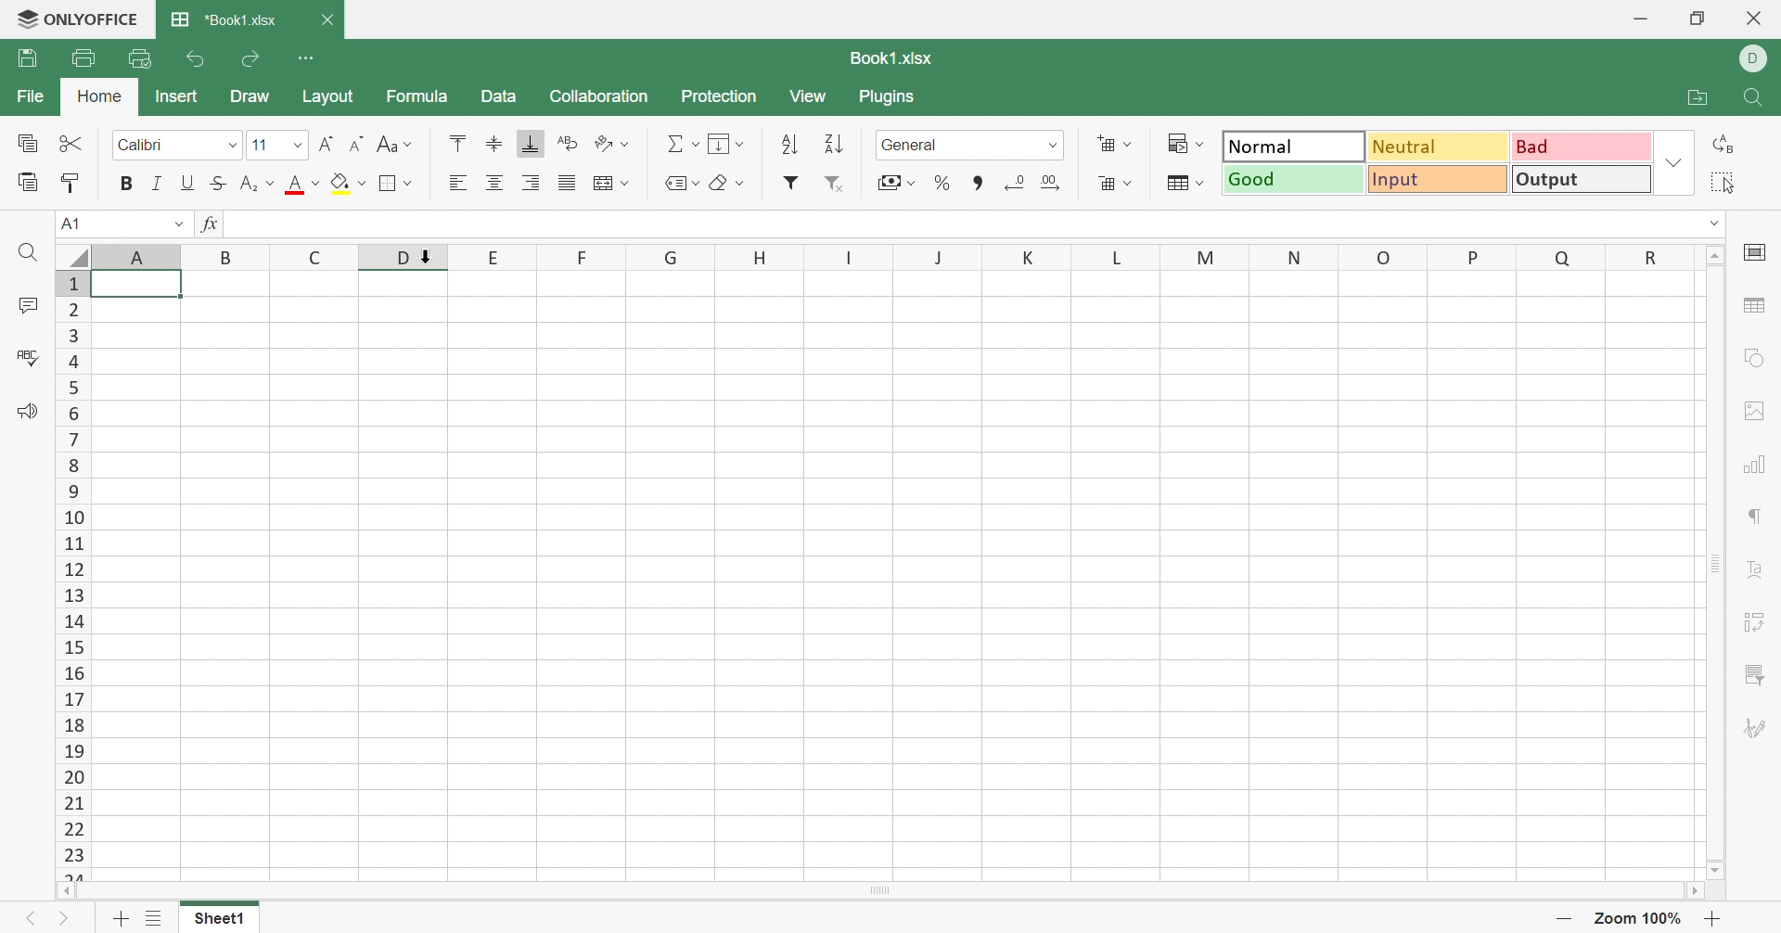 The width and height of the screenshot is (1781, 933). Describe the element at coordinates (70, 919) in the screenshot. I see `Next` at that location.